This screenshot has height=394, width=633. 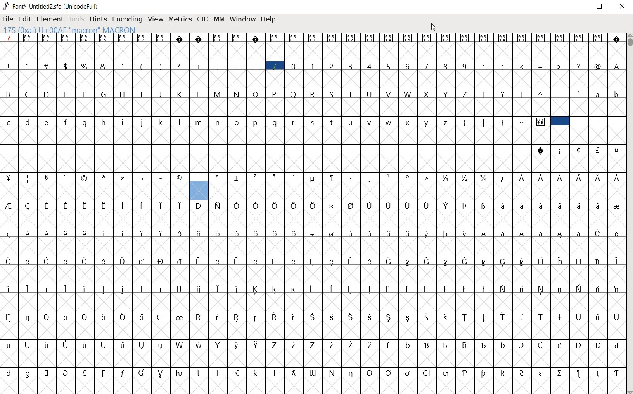 What do you see at coordinates (237, 122) in the screenshot?
I see `o` at bounding box center [237, 122].